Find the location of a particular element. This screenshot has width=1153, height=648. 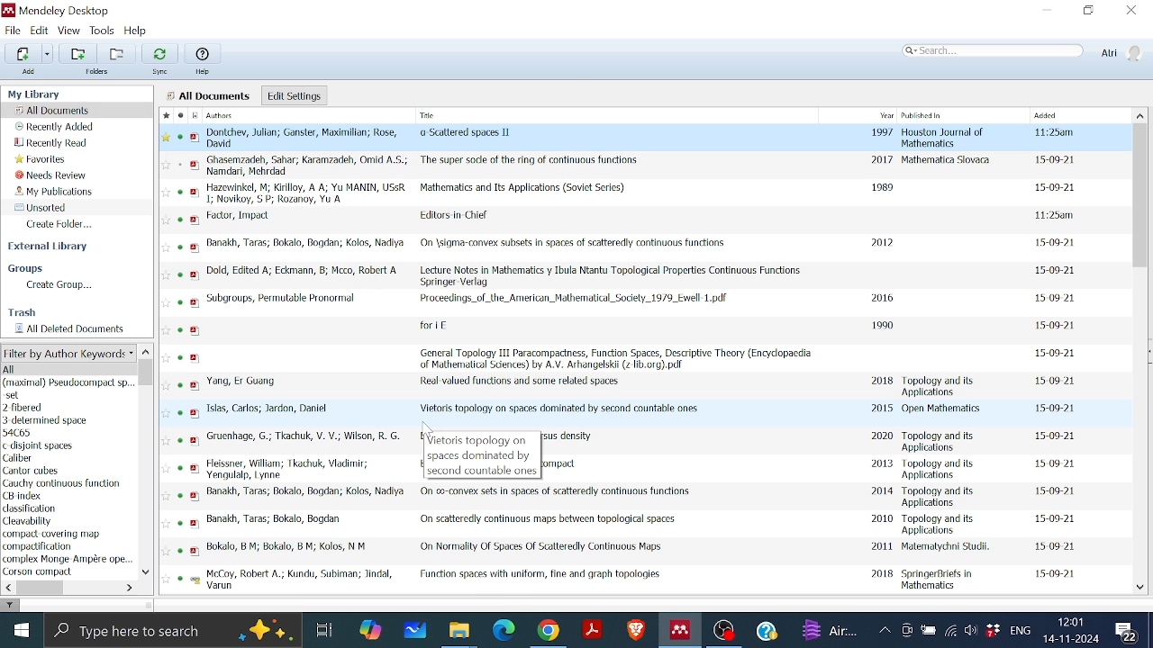

pdf is located at coordinates (198, 498).